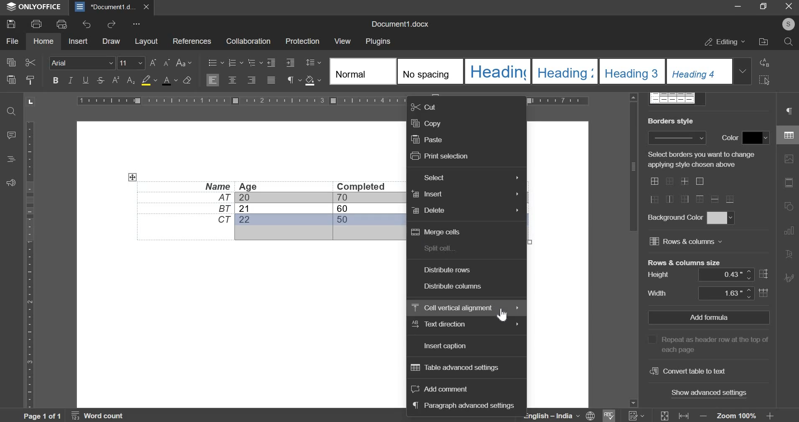  I want to click on increase indent, so click(271, 62).